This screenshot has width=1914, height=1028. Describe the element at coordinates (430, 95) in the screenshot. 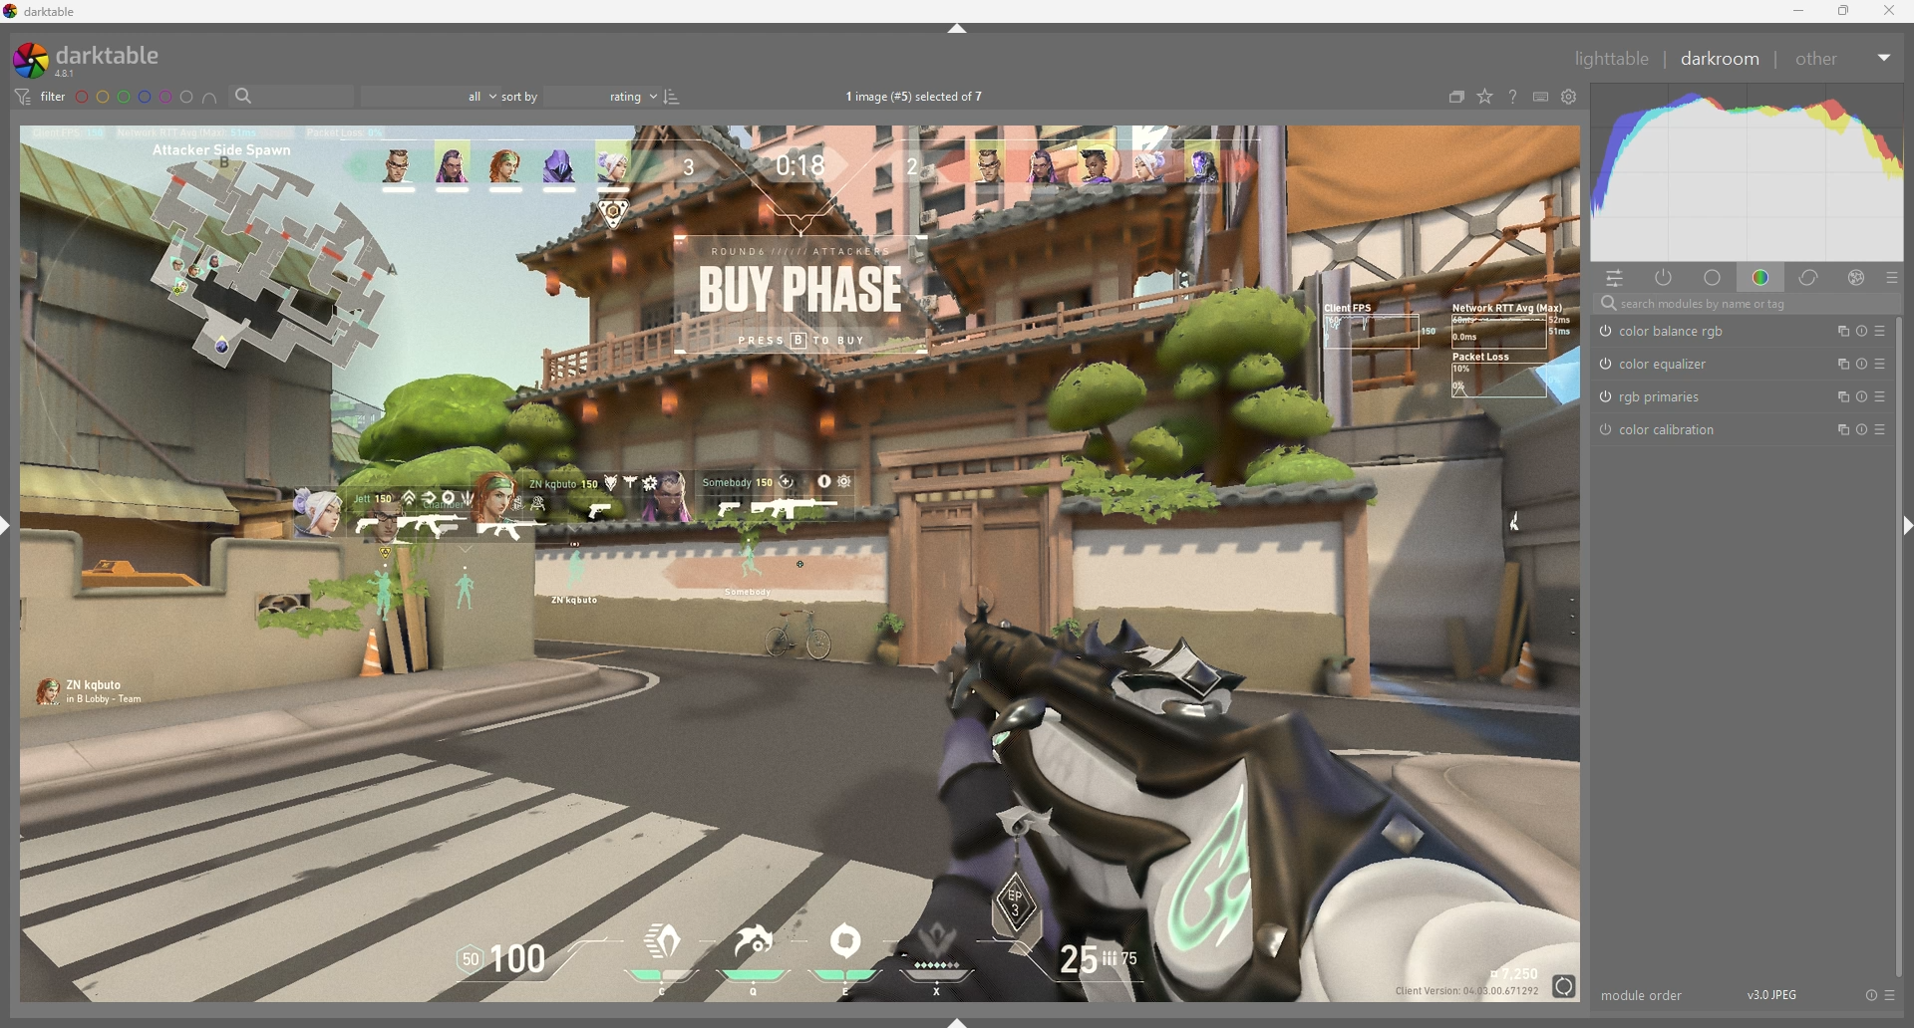

I see `filter by images rating` at that location.